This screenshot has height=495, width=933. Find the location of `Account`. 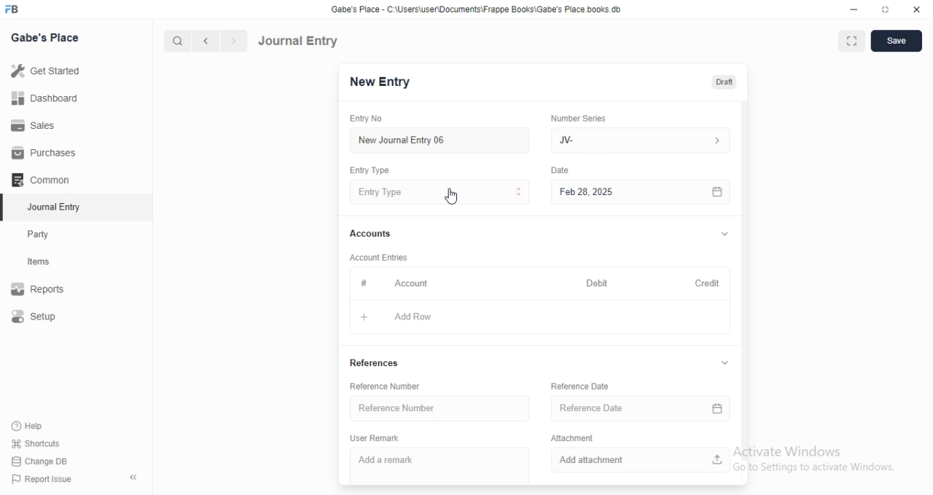

Account is located at coordinates (400, 285).